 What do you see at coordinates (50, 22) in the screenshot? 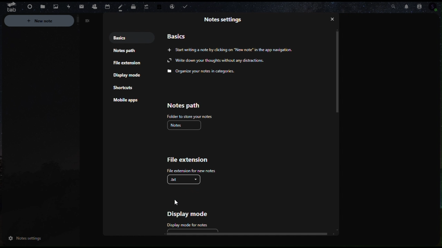
I see `New notes notes setting` at bounding box center [50, 22].